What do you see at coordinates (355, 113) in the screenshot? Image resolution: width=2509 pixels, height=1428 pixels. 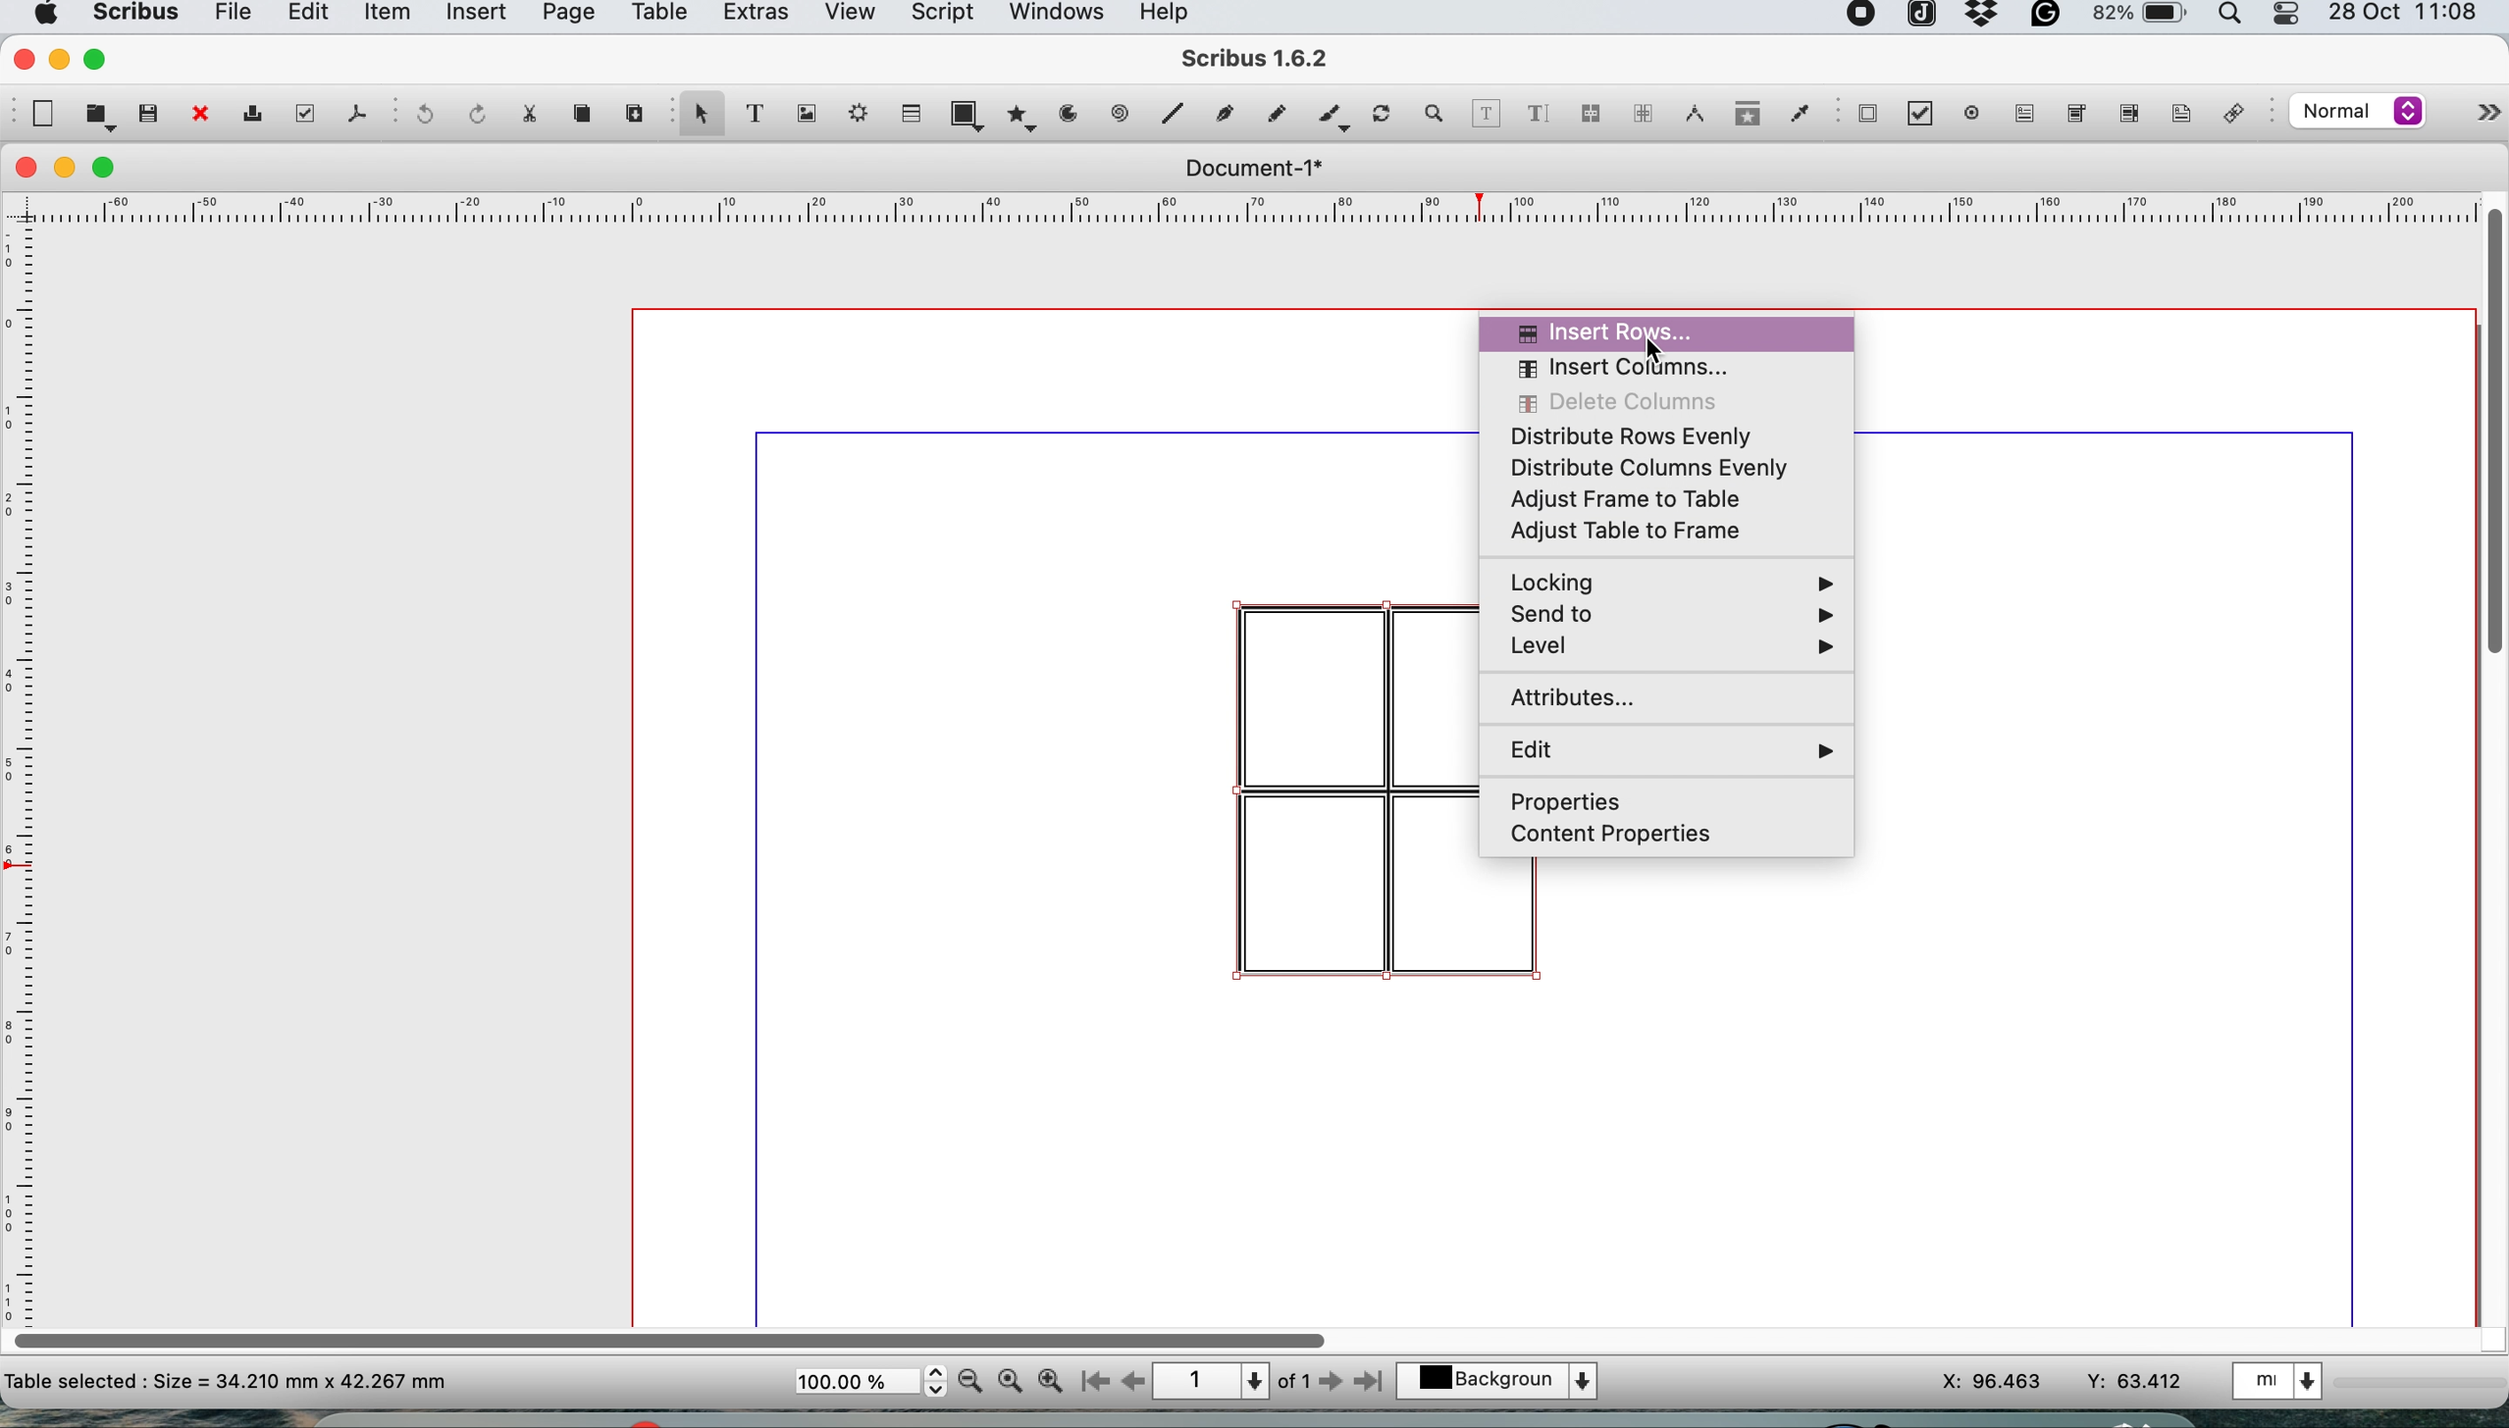 I see `save as pdf` at bounding box center [355, 113].